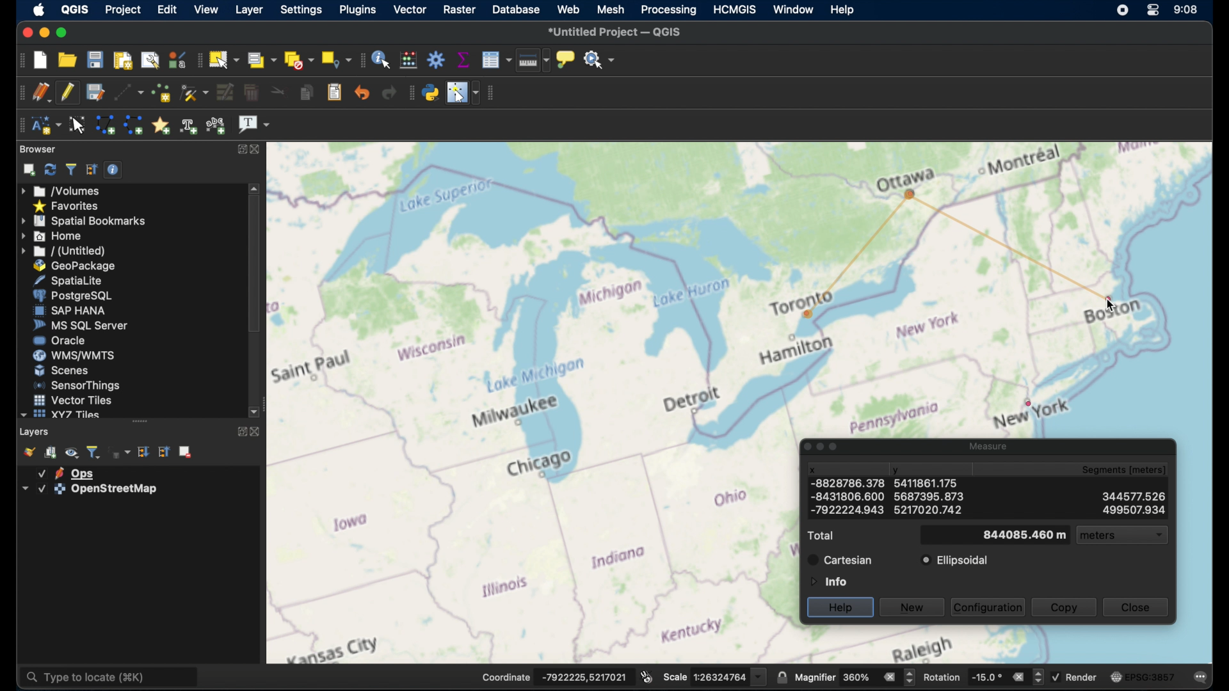  Describe the element at coordinates (383, 58) in the screenshot. I see `identify features` at that location.